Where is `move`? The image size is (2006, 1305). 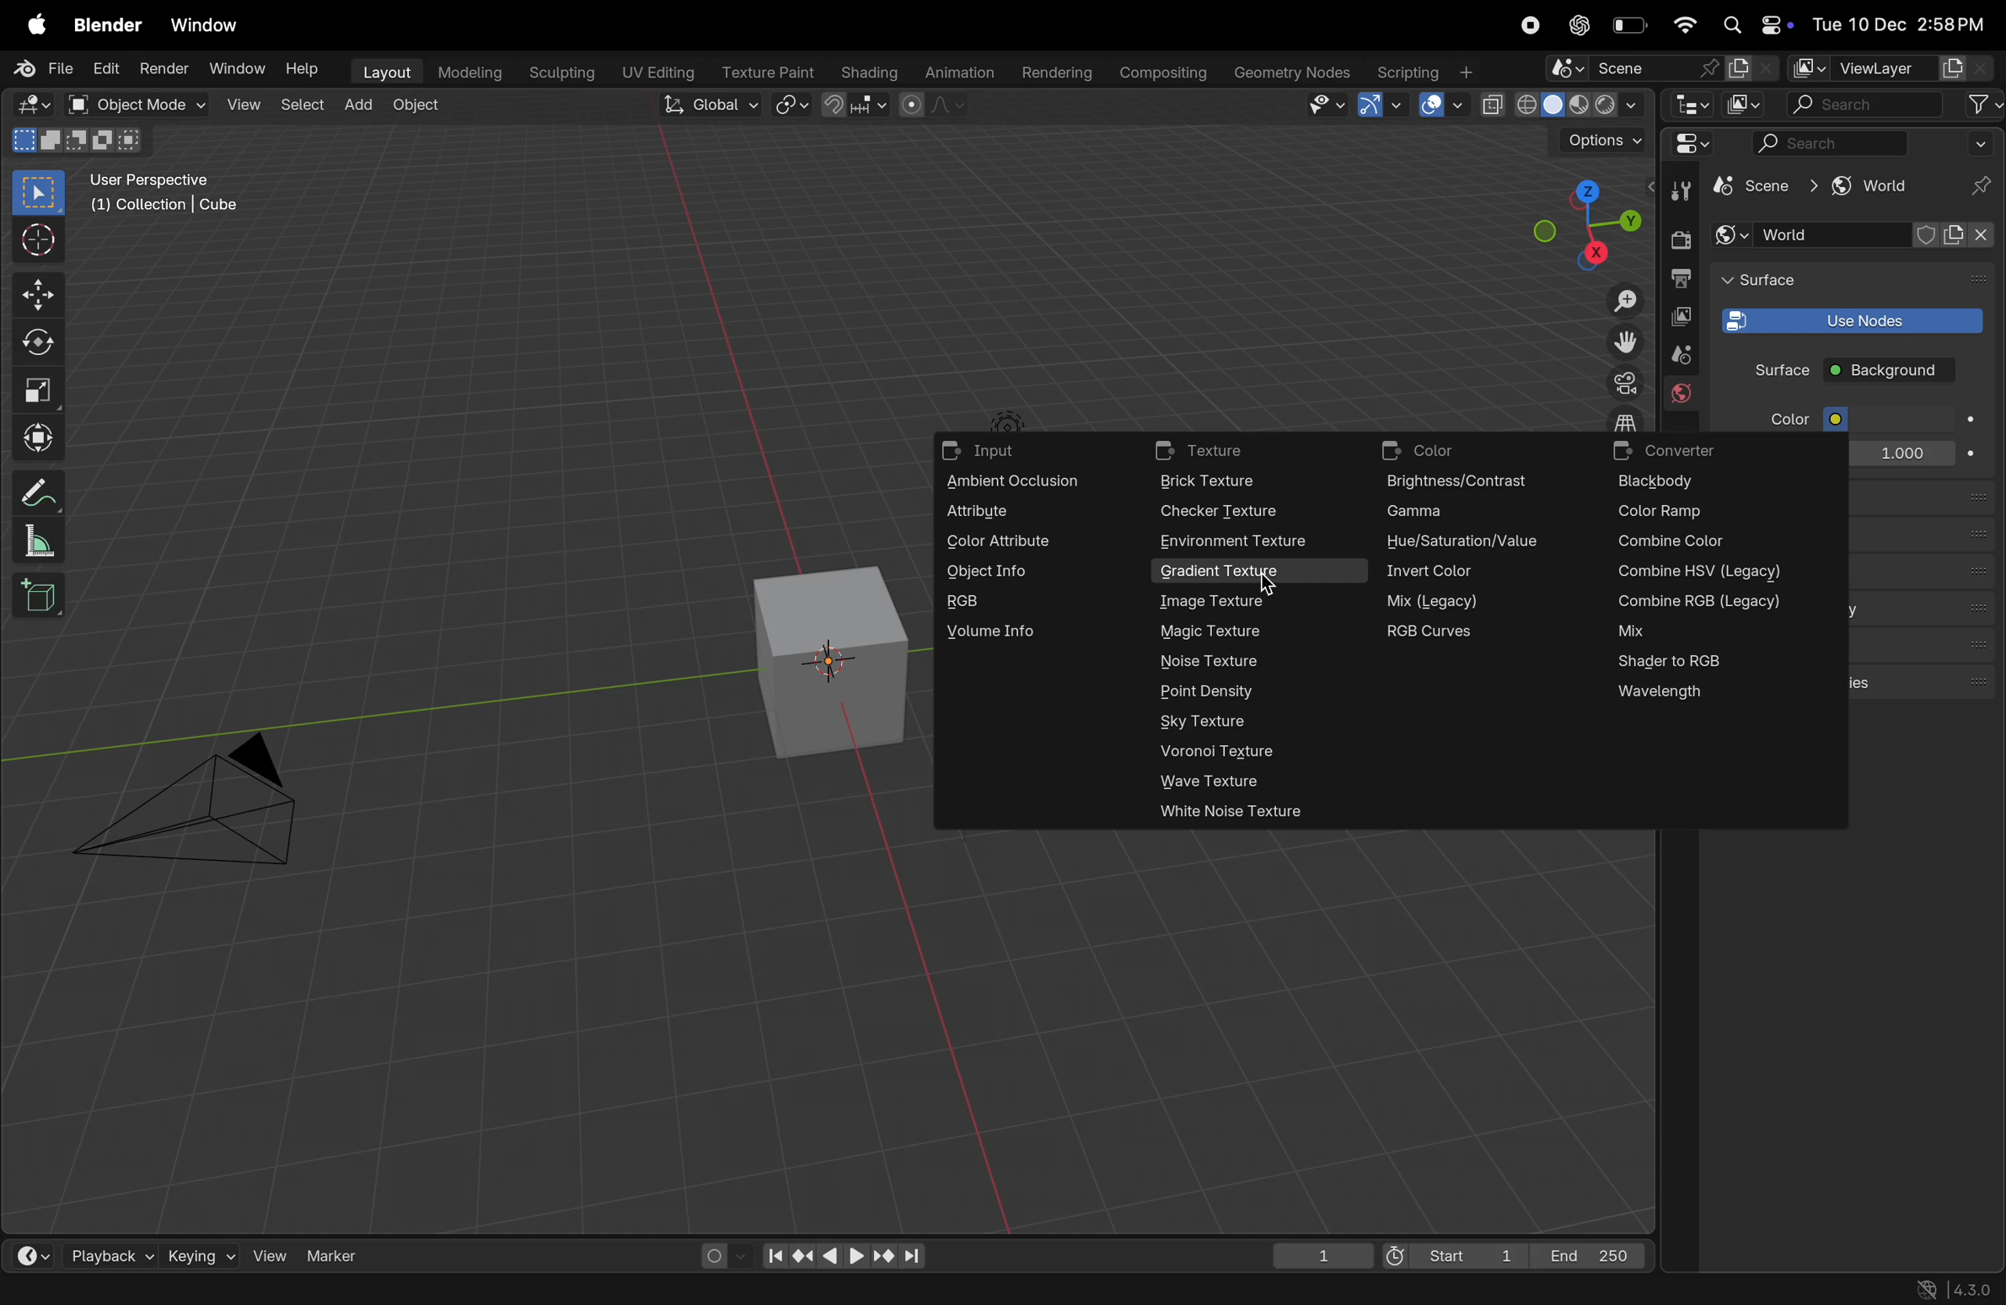 move is located at coordinates (38, 292).